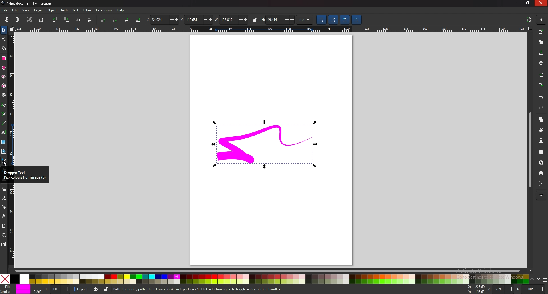 The height and width of the screenshot is (294, 548). I want to click on scroll bar, so click(530, 150).